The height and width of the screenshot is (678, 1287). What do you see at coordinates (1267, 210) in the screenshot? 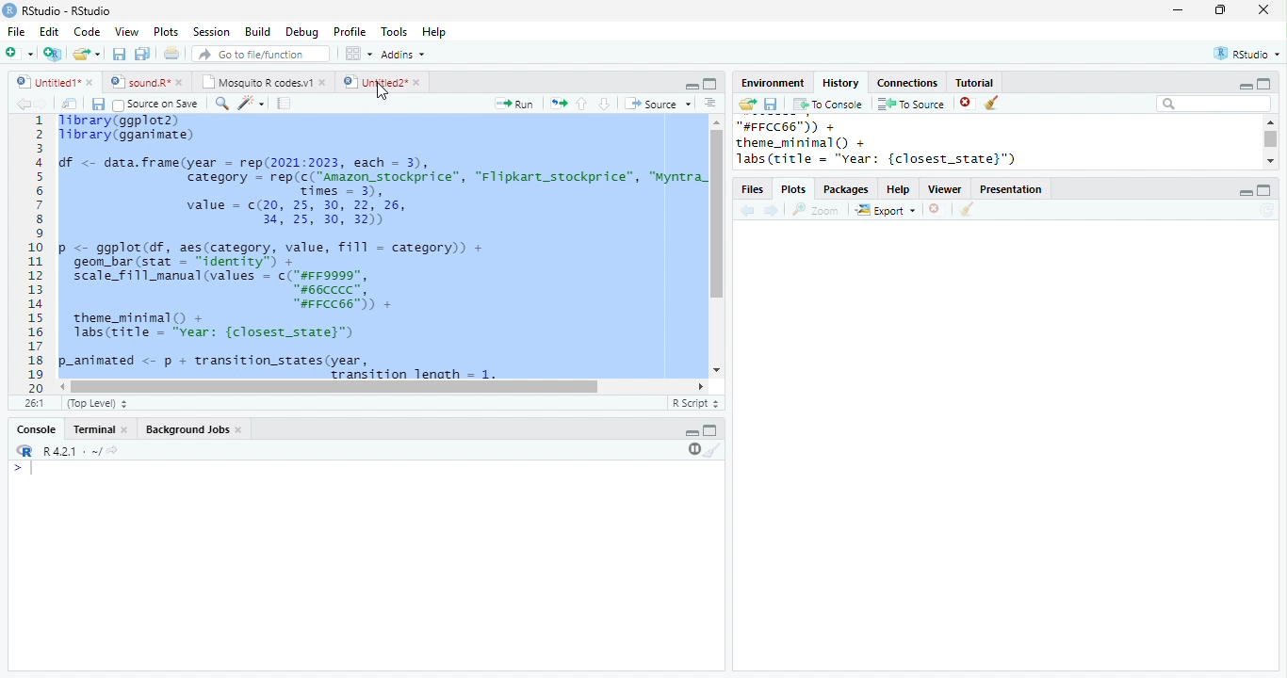
I see `refresh` at bounding box center [1267, 210].